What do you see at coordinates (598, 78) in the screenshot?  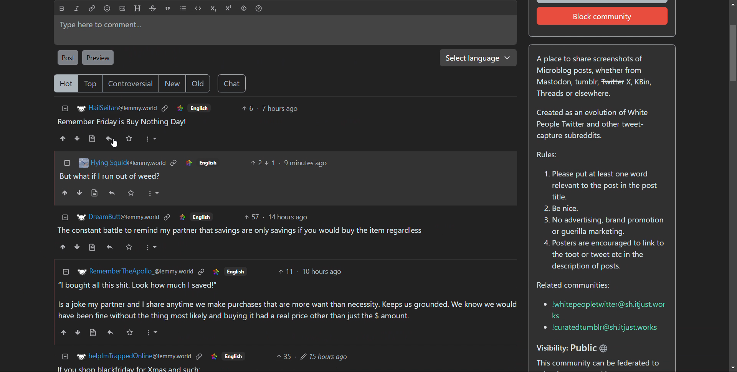 I see `A place to share screenshots of
Microblog posts, whether from
Mastodon, tumblr, Fwitter X, KBin,
Threads or elsewhere.` at bounding box center [598, 78].